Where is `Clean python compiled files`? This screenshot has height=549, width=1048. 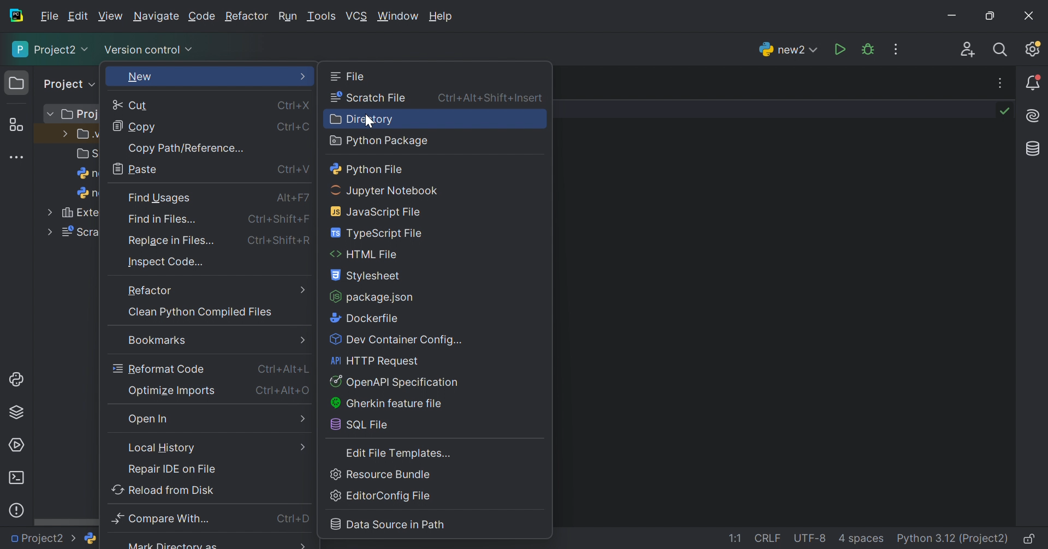 Clean python compiled files is located at coordinates (201, 312).